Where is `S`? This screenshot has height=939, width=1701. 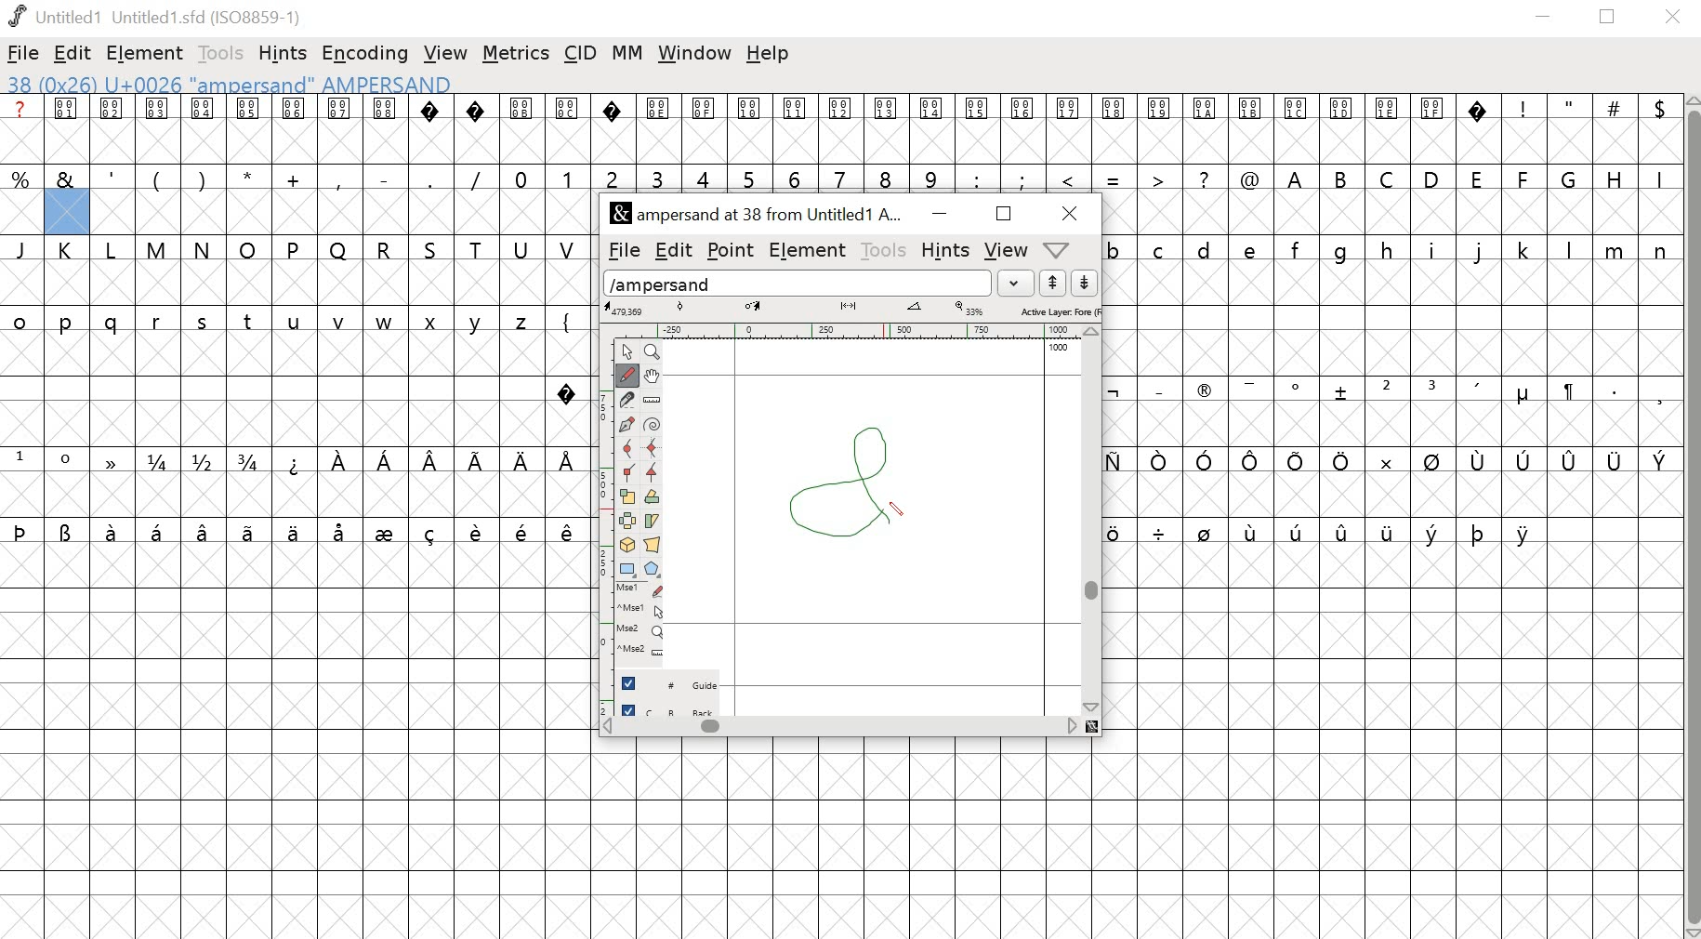 S is located at coordinates (433, 249).